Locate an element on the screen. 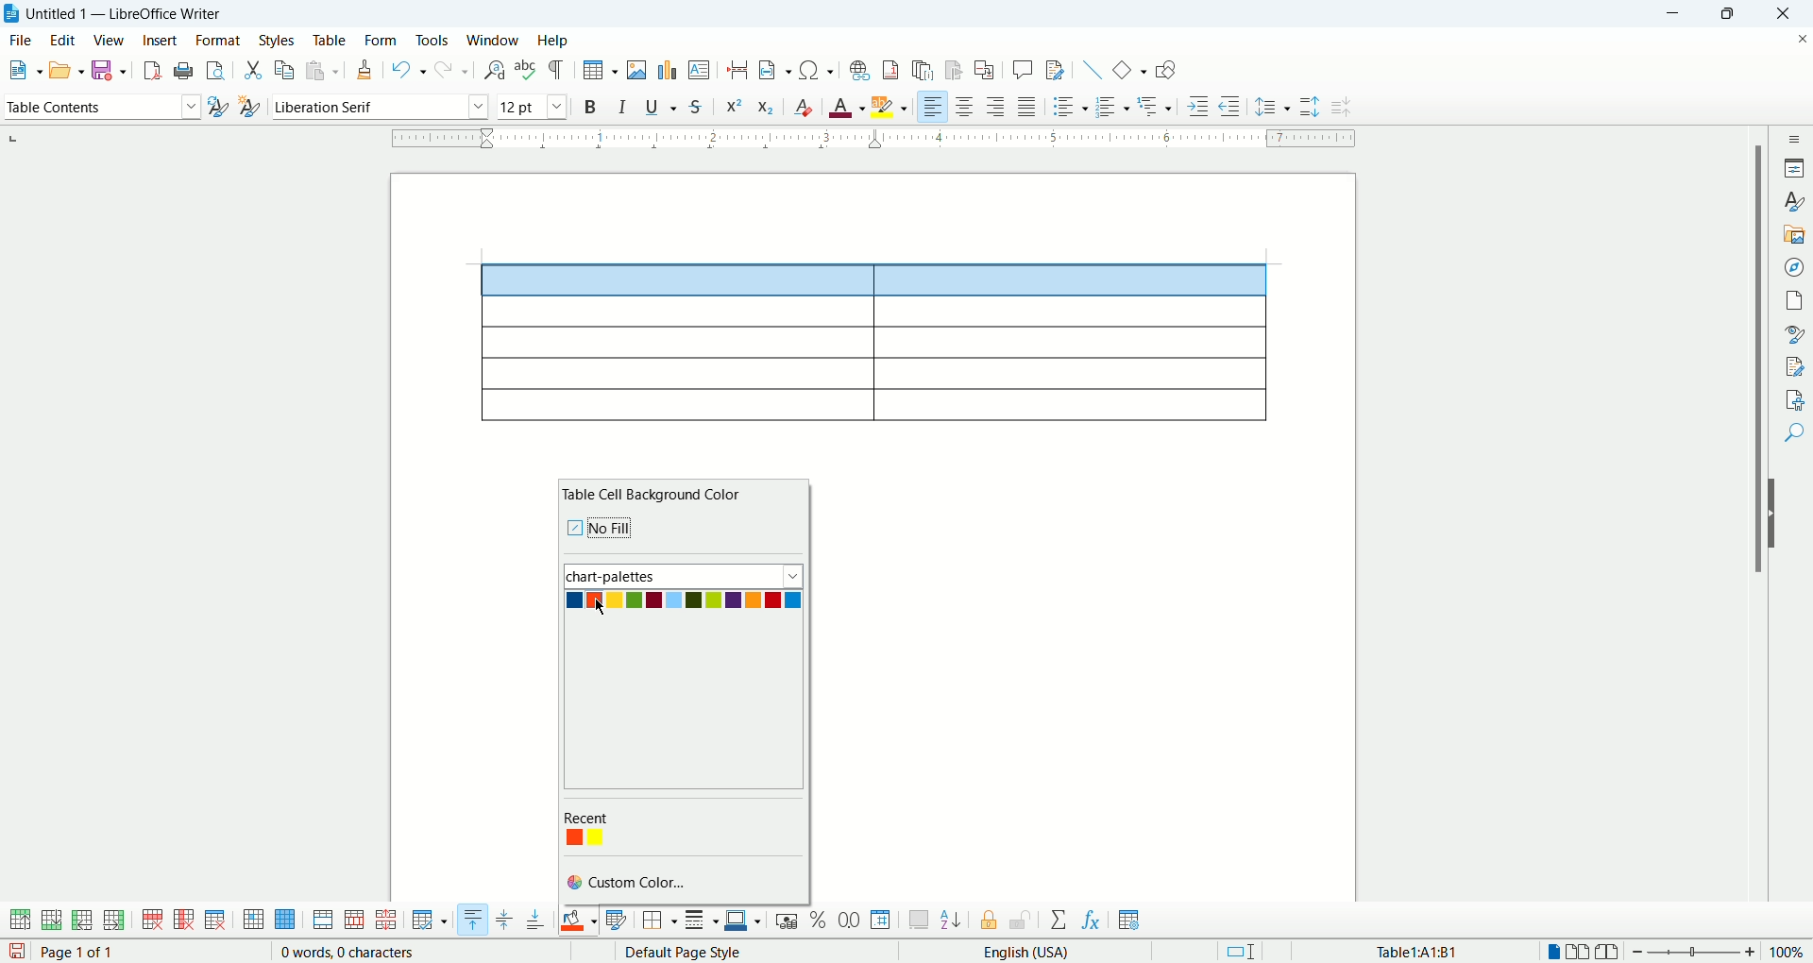 This screenshot has height=963, width=1813. sum is located at coordinates (1061, 921).